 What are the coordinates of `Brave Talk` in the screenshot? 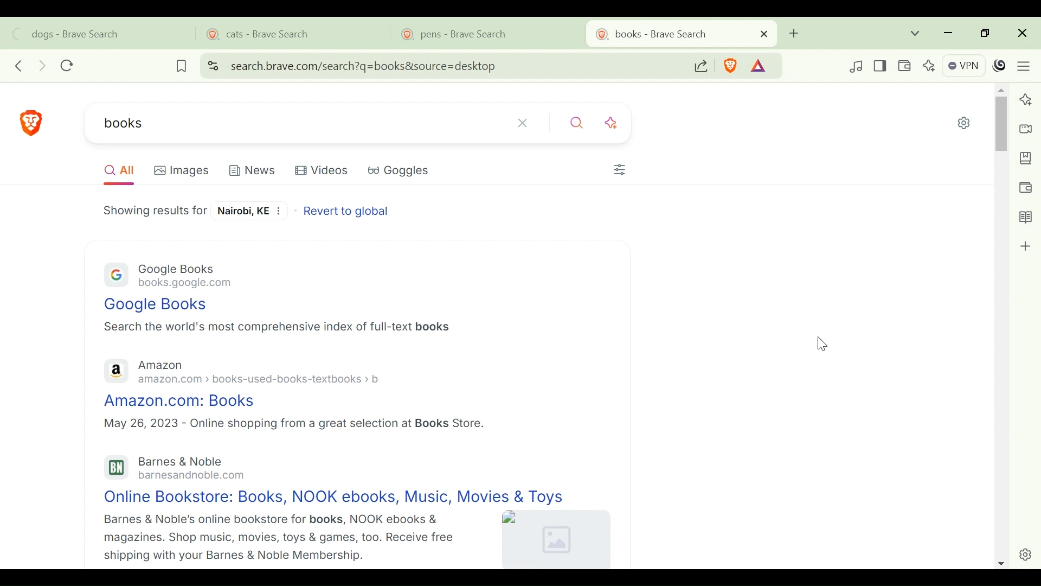 It's located at (1025, 129).